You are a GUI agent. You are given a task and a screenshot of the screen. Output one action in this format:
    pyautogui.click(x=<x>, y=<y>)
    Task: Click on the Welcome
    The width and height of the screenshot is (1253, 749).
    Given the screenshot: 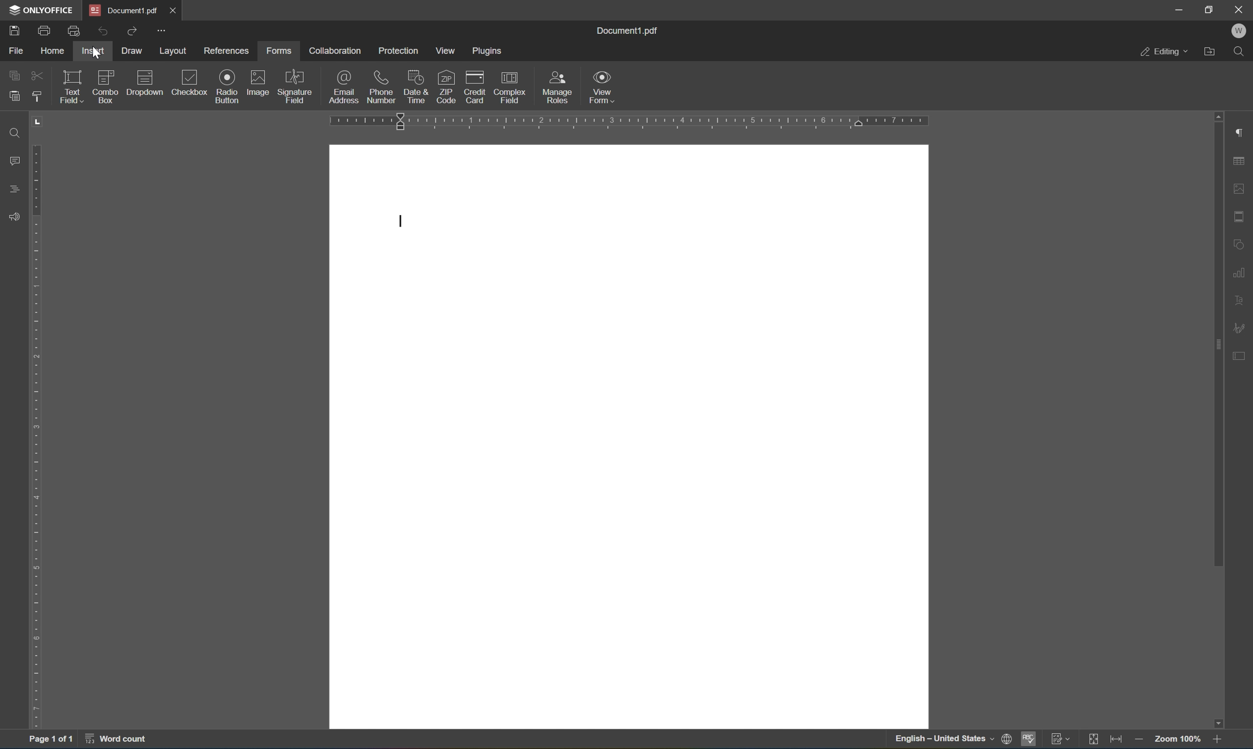 What is the action you would take?
    pyautogui.click(x=1240, y=32)
    